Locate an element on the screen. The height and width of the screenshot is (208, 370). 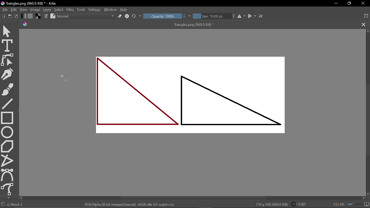
No selection is located at coordinates (3, 205).